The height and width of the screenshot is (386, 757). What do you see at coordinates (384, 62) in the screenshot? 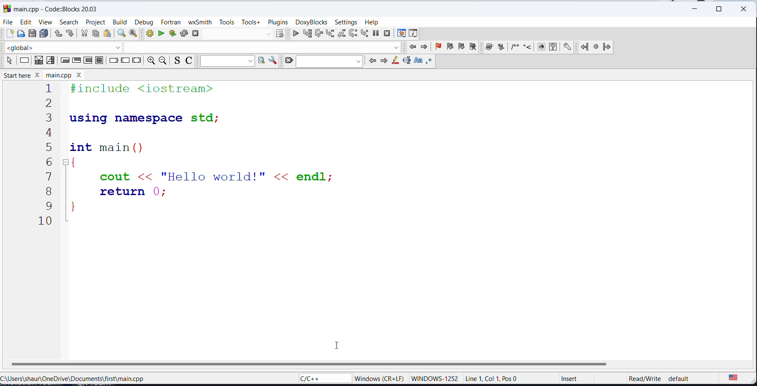
I see `next` at bounding box center [384, 62].